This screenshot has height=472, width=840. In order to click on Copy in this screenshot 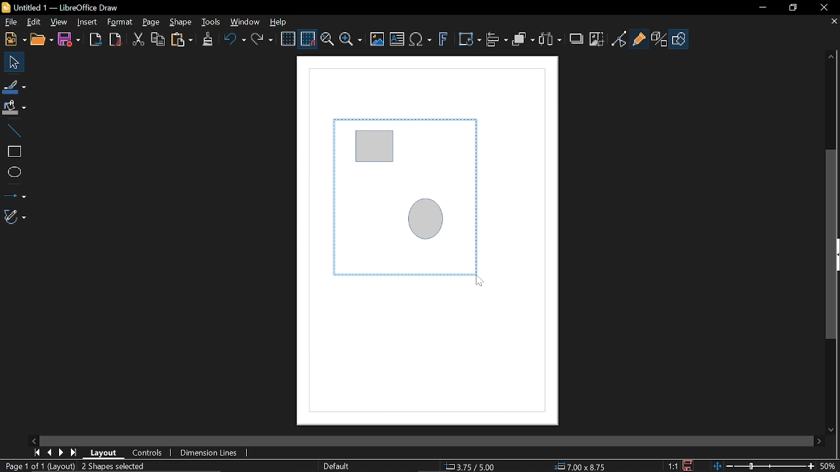, I will do `click(157, 39)`.